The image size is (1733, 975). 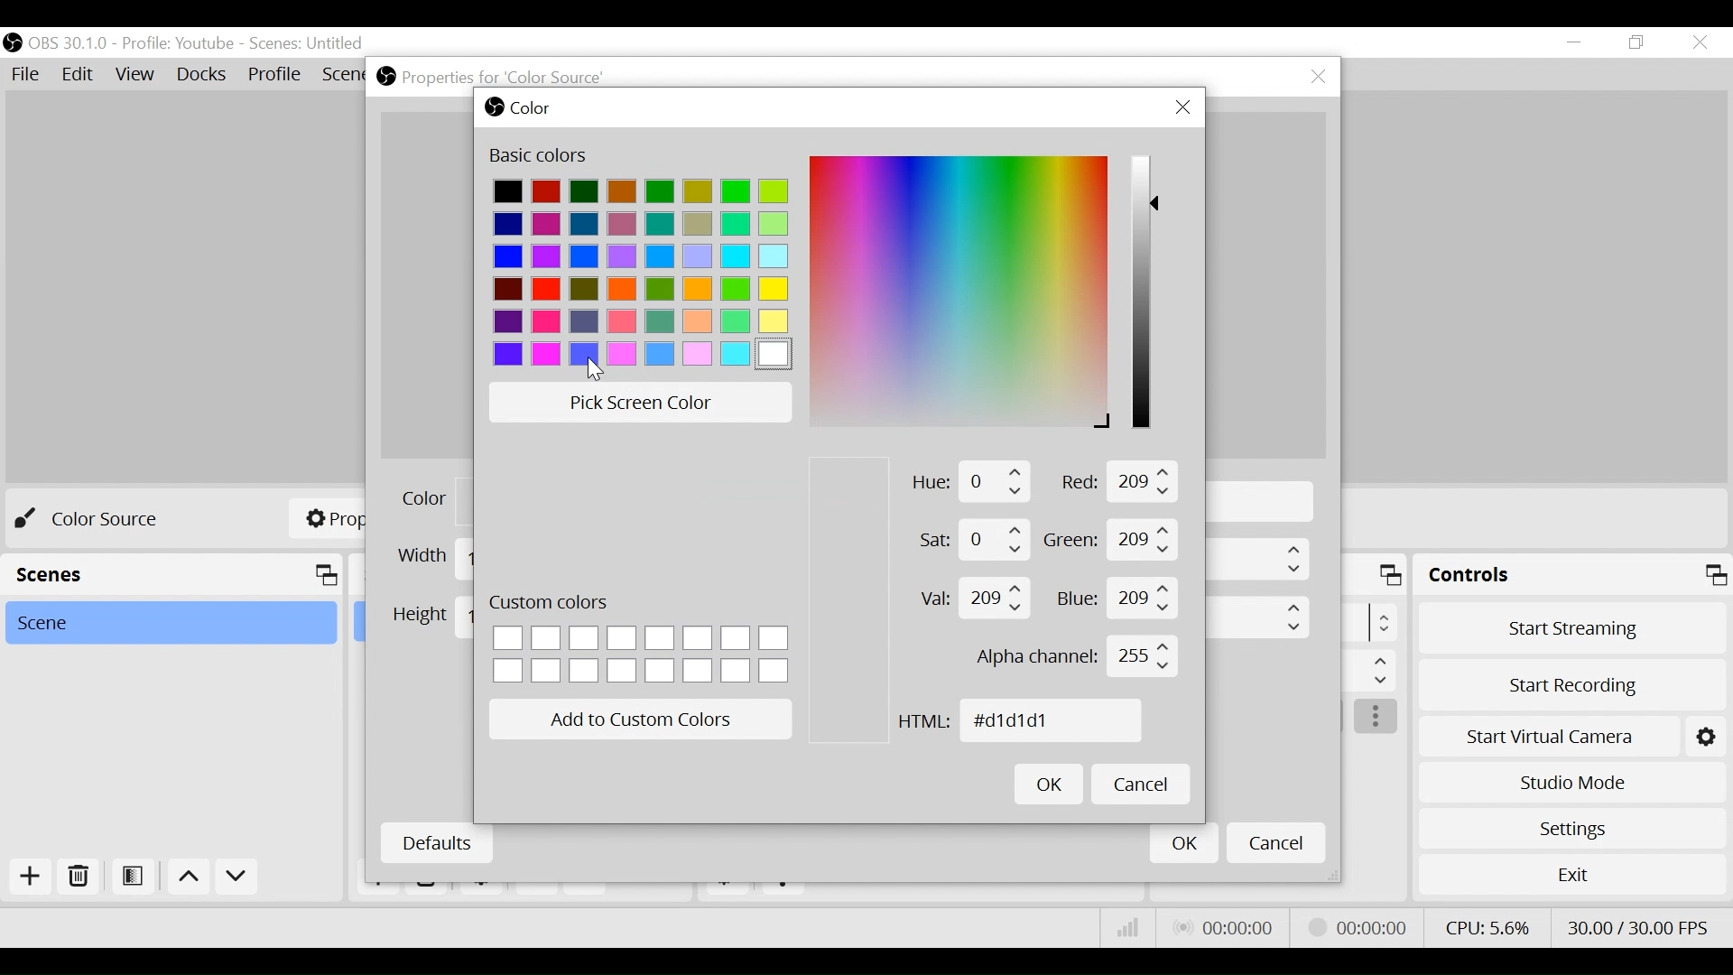 What do you see at coordinates (69, 43) in the screenshot?
I see `OBS Version` at bounding box center [69, 43].